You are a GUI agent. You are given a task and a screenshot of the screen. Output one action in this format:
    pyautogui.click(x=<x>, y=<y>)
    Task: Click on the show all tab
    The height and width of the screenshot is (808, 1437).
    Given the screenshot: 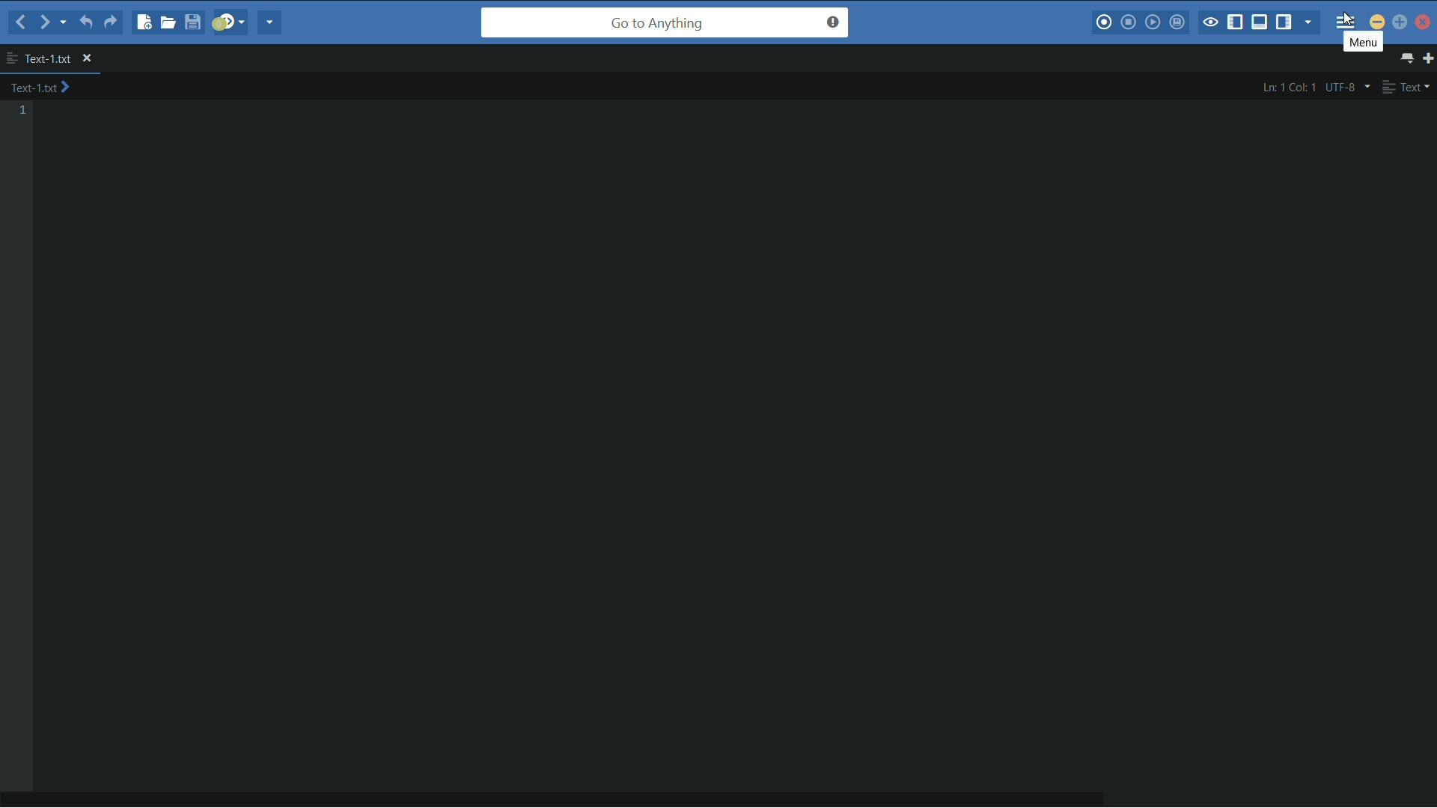 What is the action you would take?
    pyautogui.click(x=1409, y=58)
    